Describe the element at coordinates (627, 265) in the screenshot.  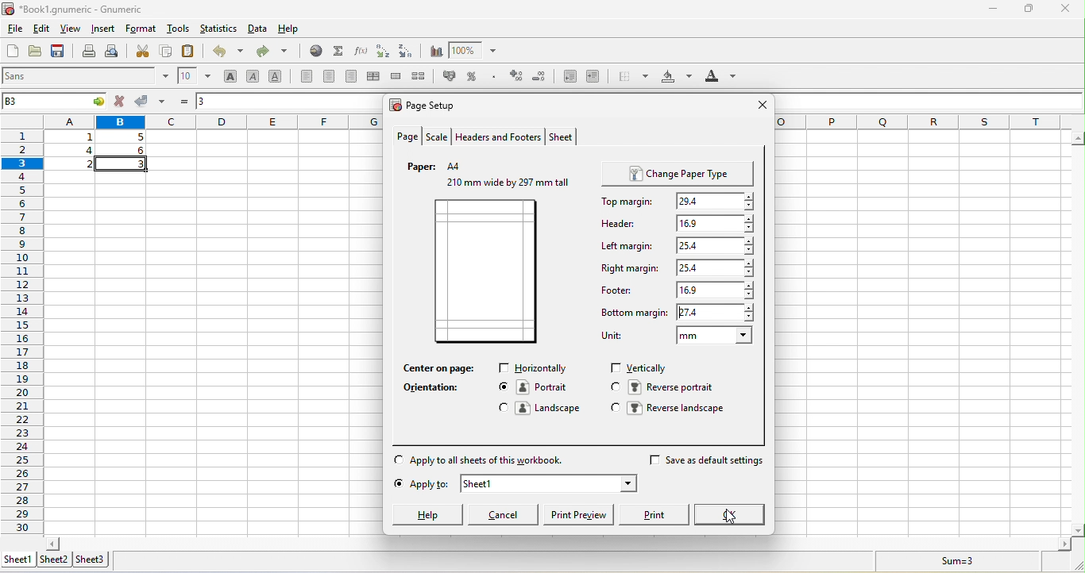
I see `right margine` at that location.